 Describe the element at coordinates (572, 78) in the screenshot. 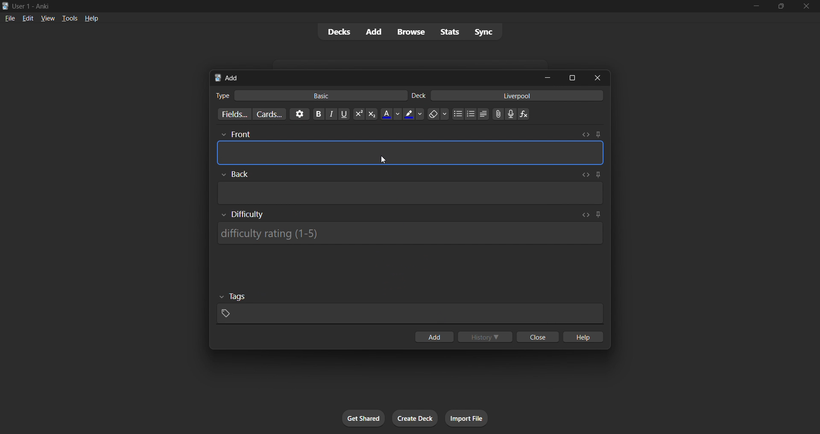

I see `maximize` at that location.